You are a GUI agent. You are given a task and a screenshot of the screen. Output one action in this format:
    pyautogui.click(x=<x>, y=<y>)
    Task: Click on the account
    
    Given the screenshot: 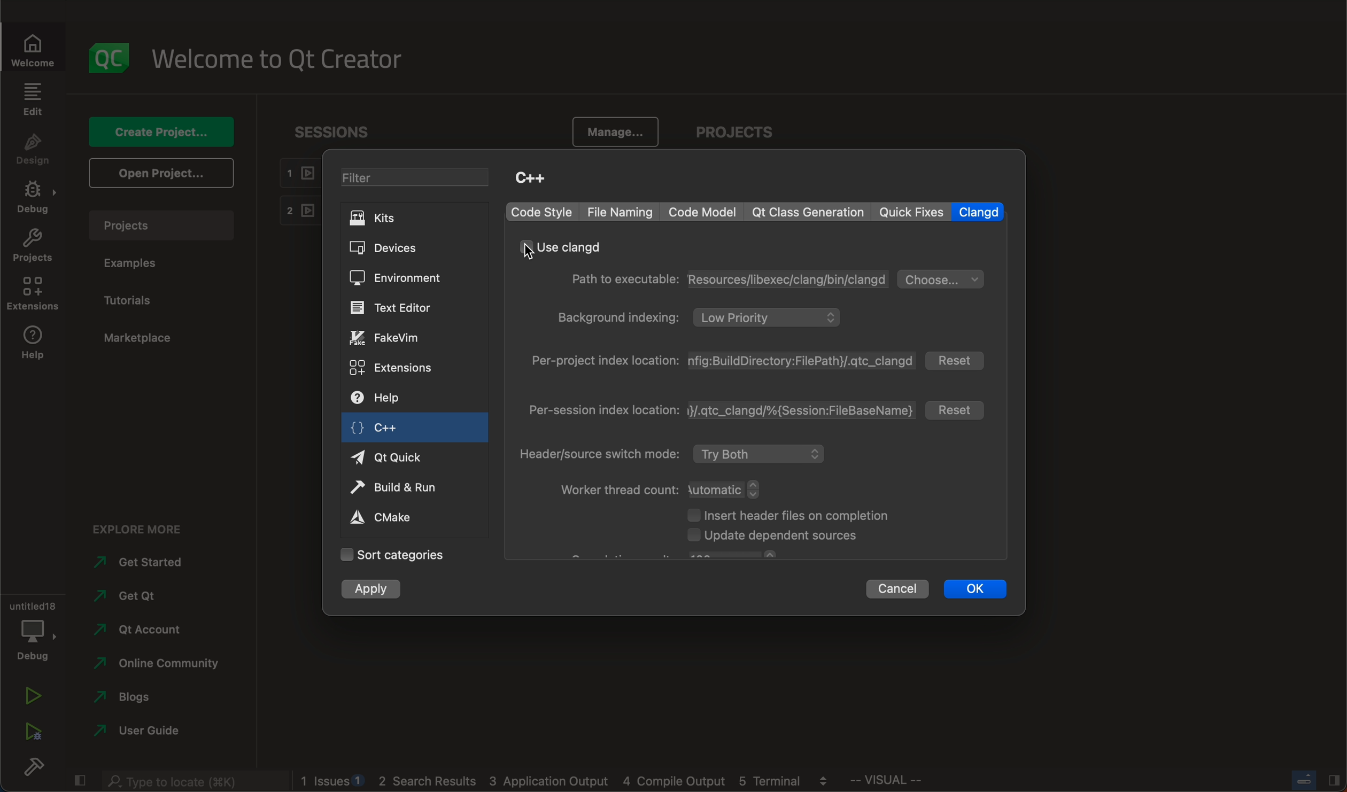 What is the action you would take?
    pyautogui.click(x=144, y=629)
    